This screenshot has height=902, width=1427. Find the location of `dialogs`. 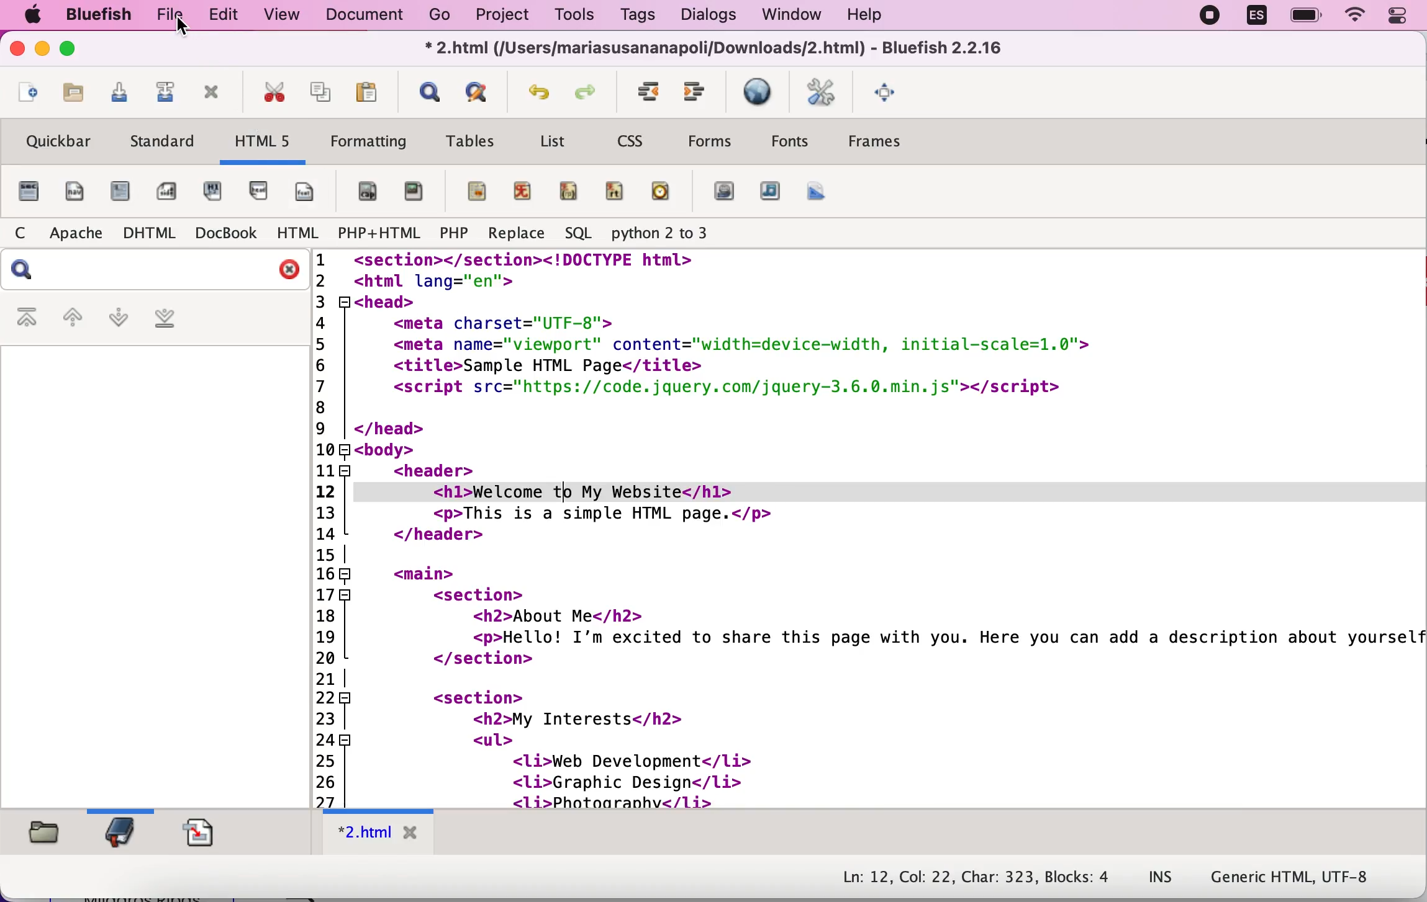

dialogs is located at coordinates (704, 16).